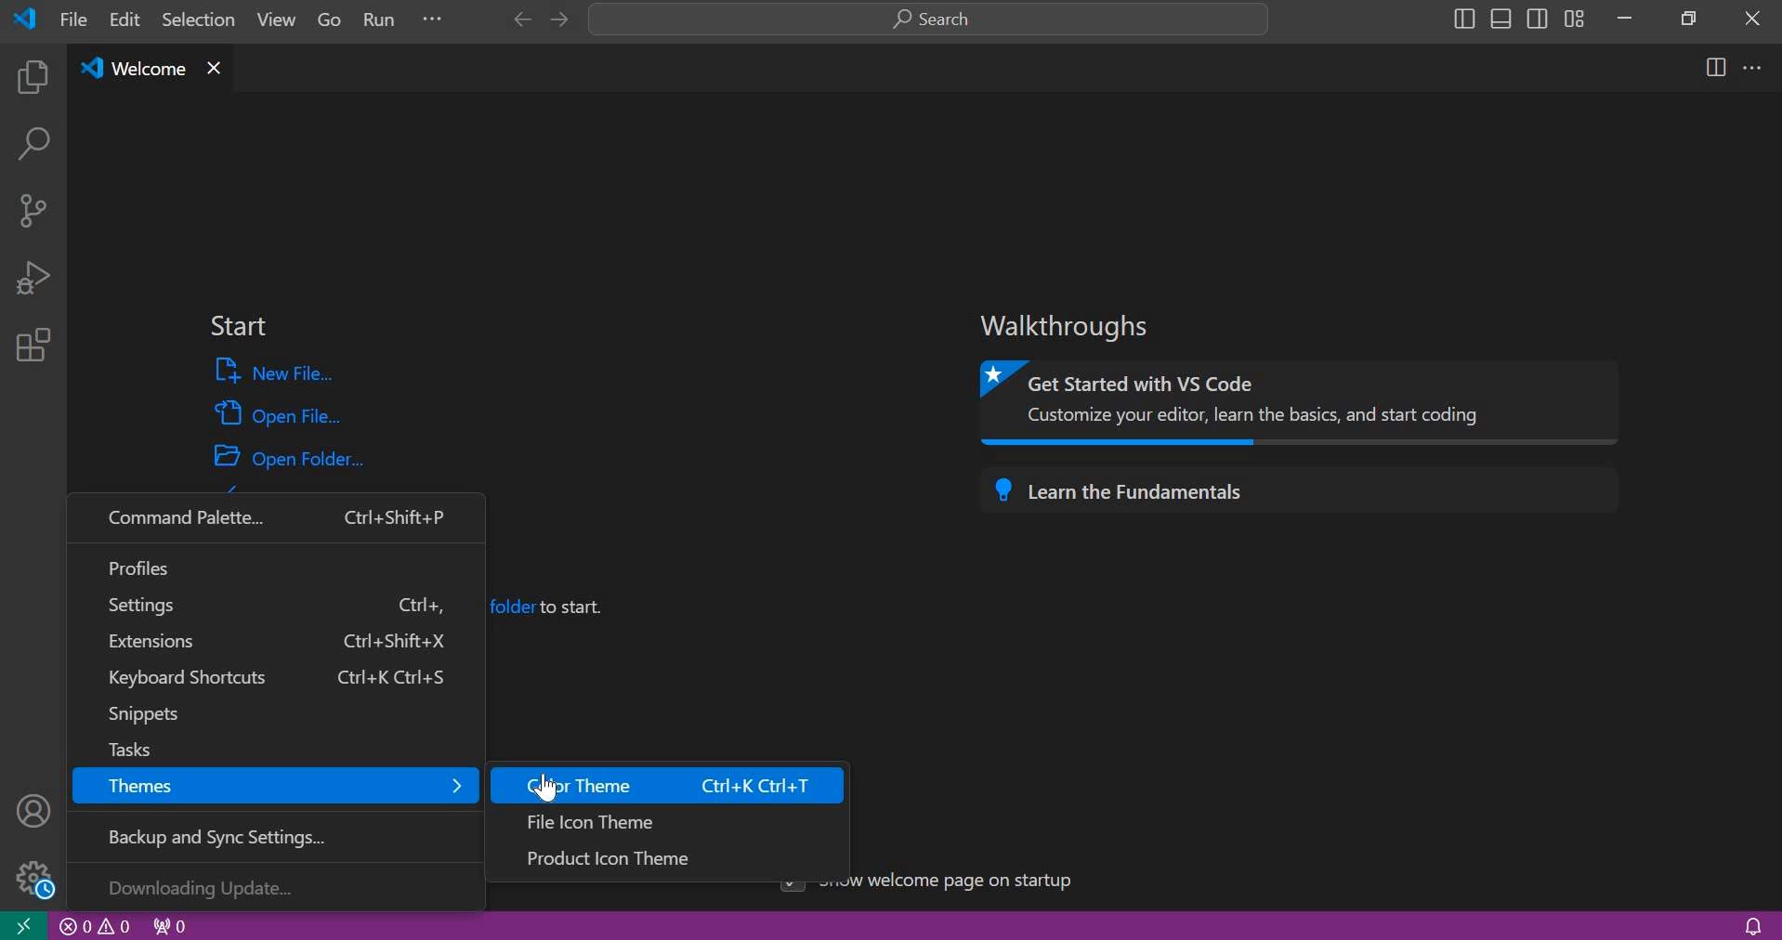 The height and width of the screenshot is (940, 1782). Describe the element at coordinates (382, 22) in the screenshot. I see `run` at that location.